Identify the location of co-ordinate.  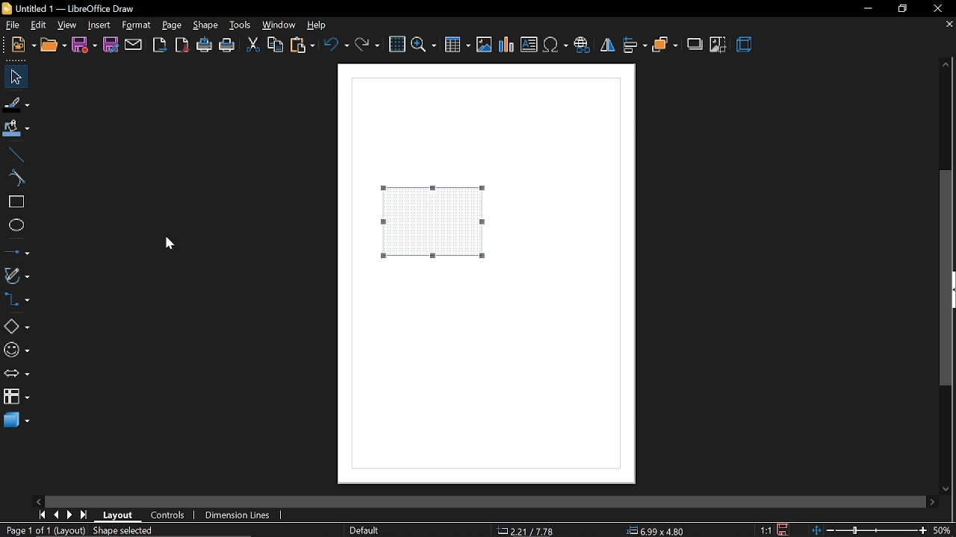
(527, 531).